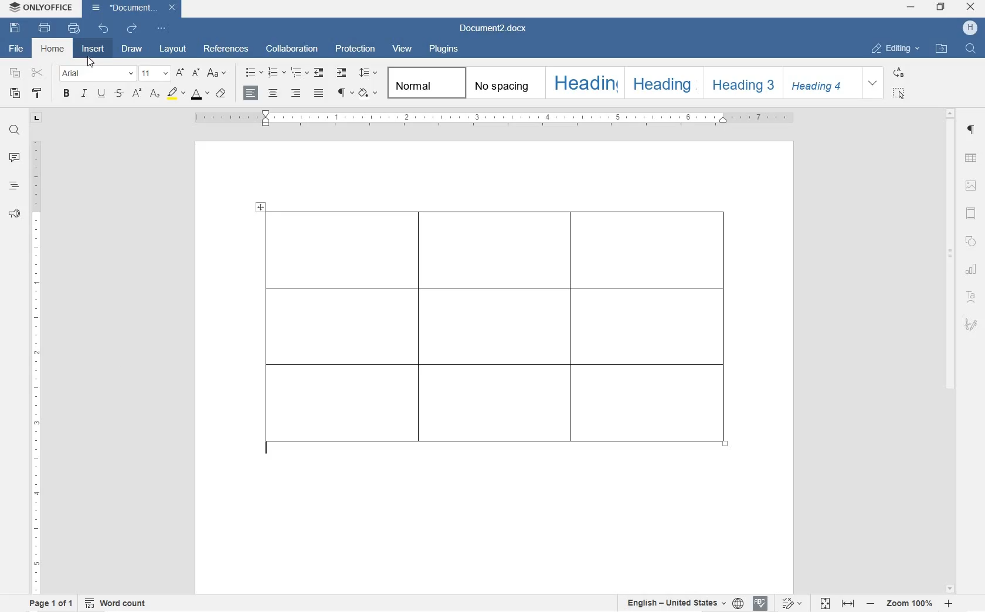 This screenshot has width=985, height=612. What do you see at coordinates (950, 350) in the screenshot?
I see `scrollbar` at bounding box center [950, 350].